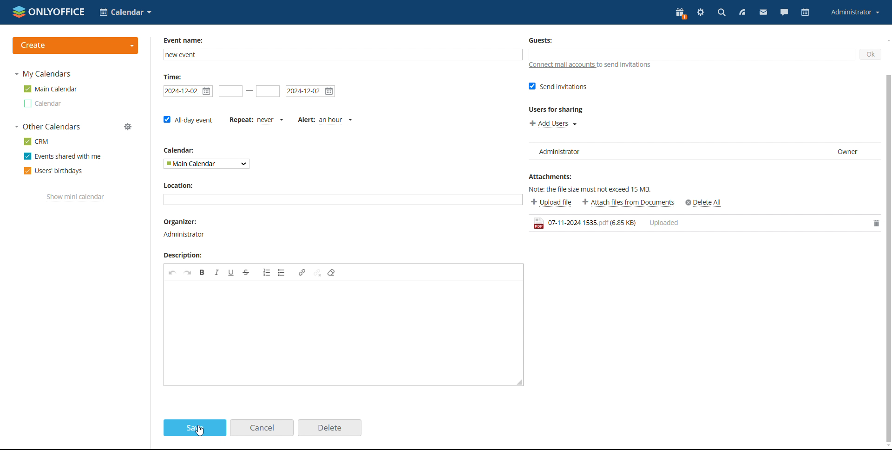 Image resolution: width=892 pixels, height=450 pixels. Describe the element at coordinates (125, 13) in the screenshot. I see `select application` at that location.